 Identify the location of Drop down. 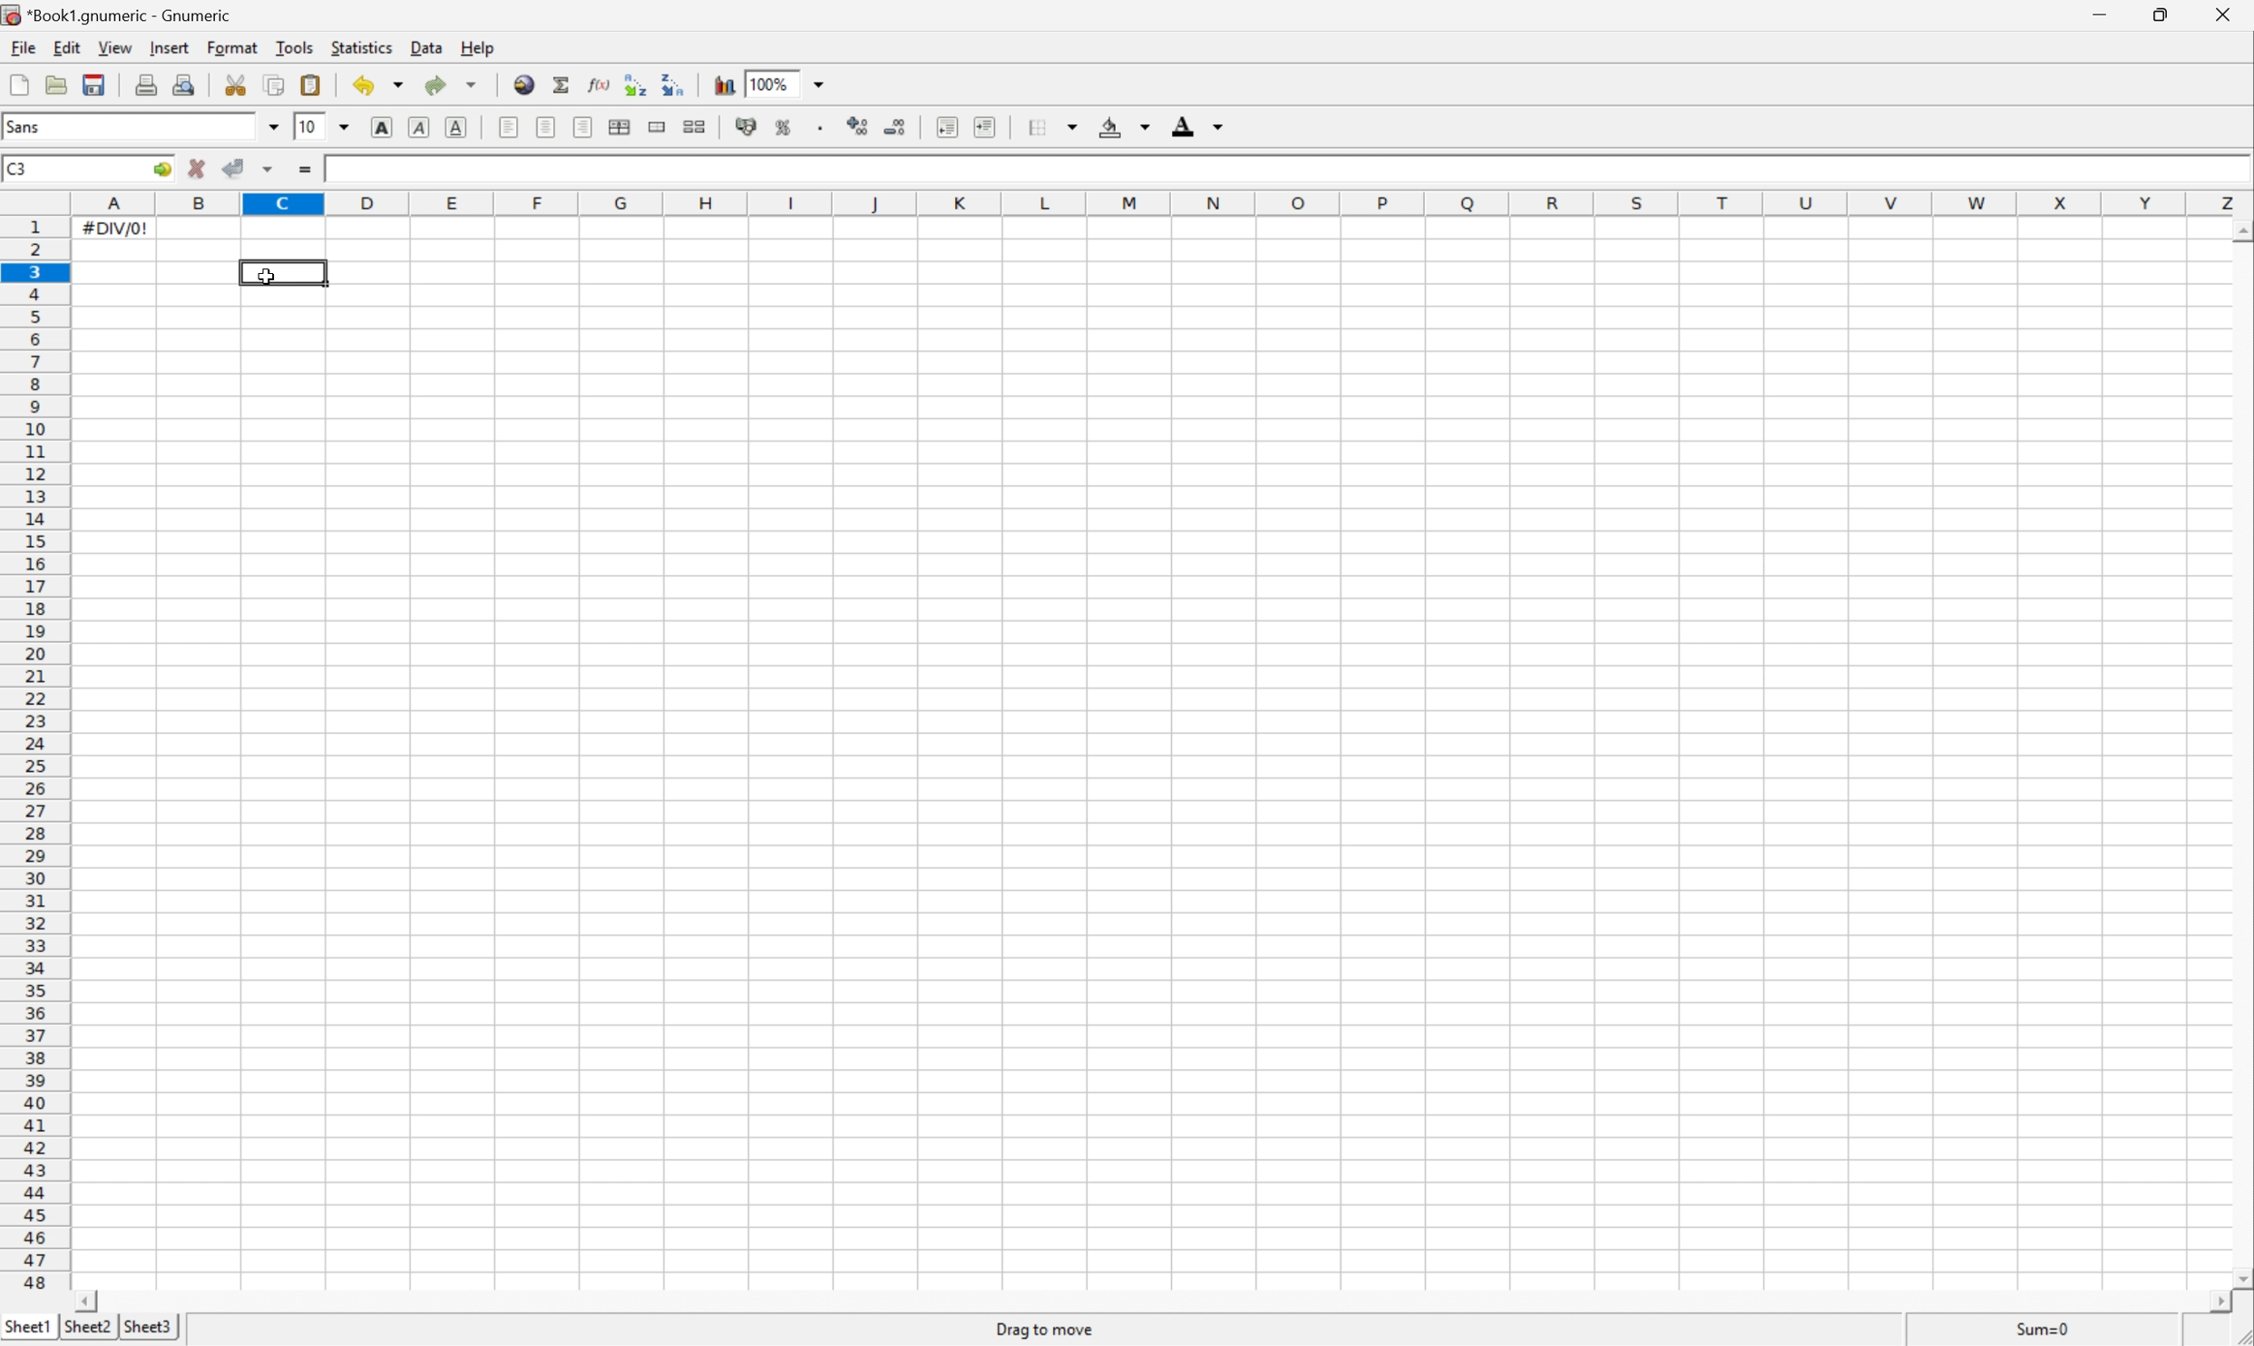
(1225, 127).